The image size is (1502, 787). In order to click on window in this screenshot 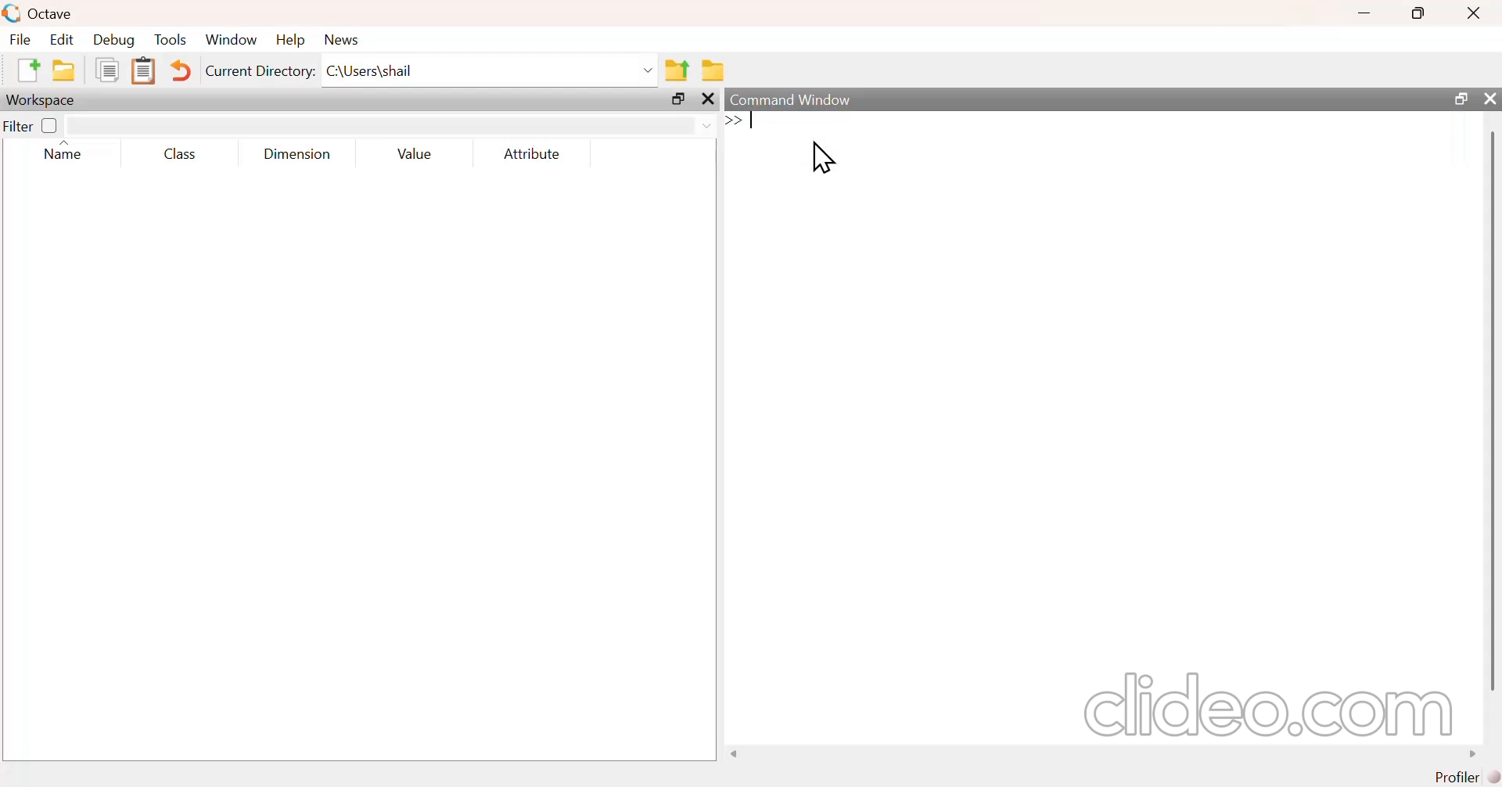, I will do `click(232, 37)`.